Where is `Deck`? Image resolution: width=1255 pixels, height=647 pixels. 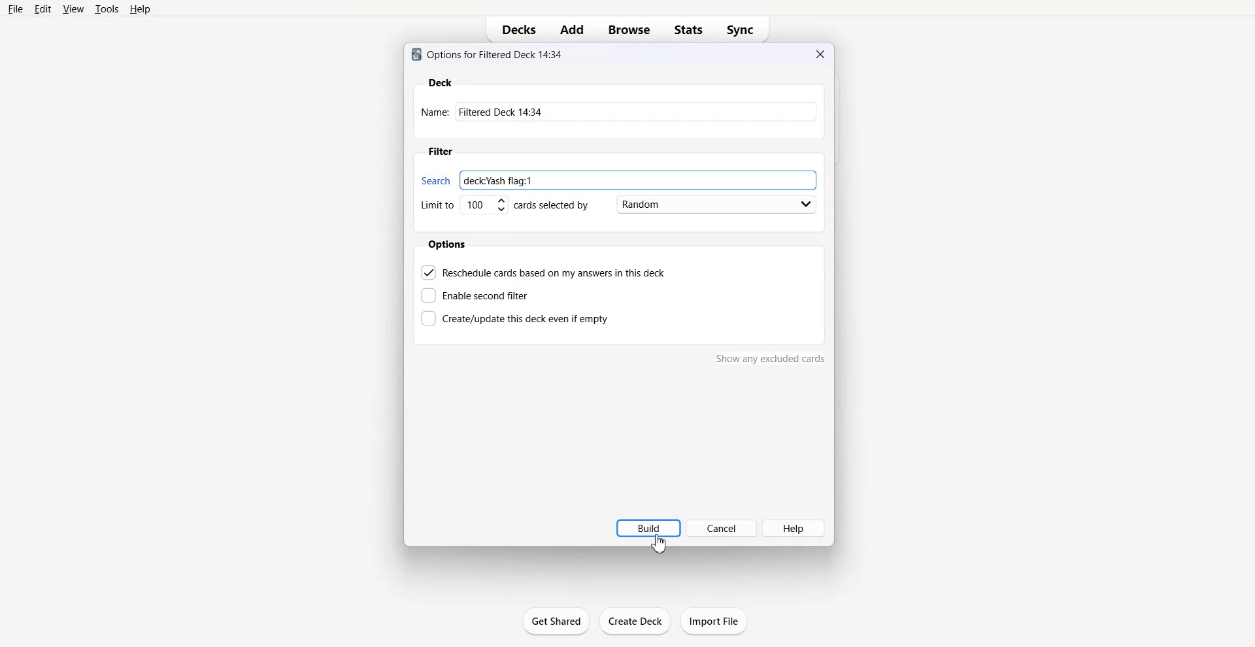 Deck is located at coordinates (441, 82).